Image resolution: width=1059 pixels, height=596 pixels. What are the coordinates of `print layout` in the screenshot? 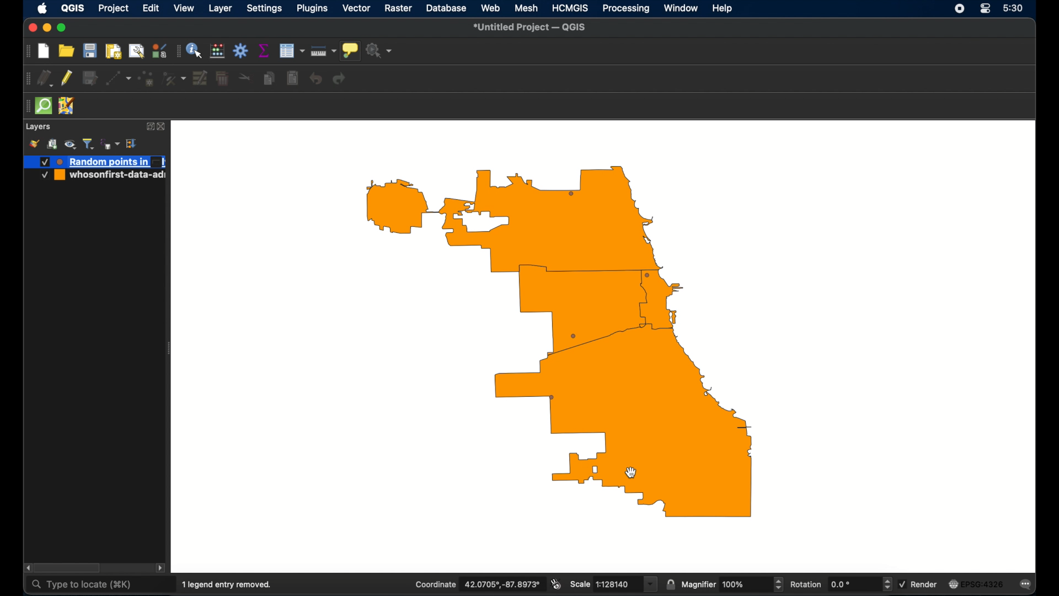 It's located at (113, 51).